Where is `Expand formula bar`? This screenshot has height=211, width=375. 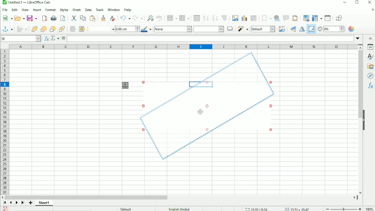 Expand formula bar is located at coordinates (358, 38).